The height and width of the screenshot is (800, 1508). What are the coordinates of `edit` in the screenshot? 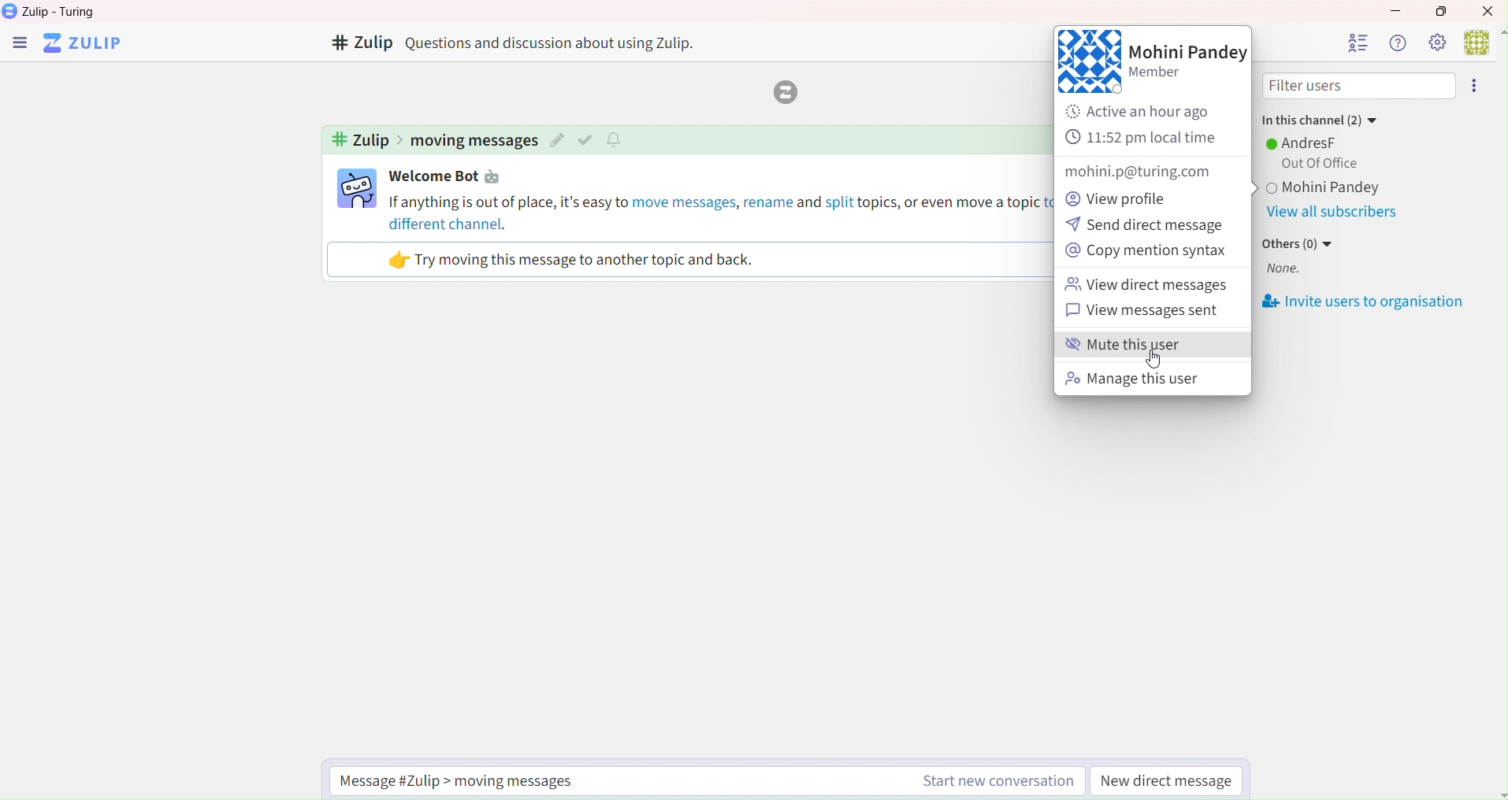 It's located at (557, 141).